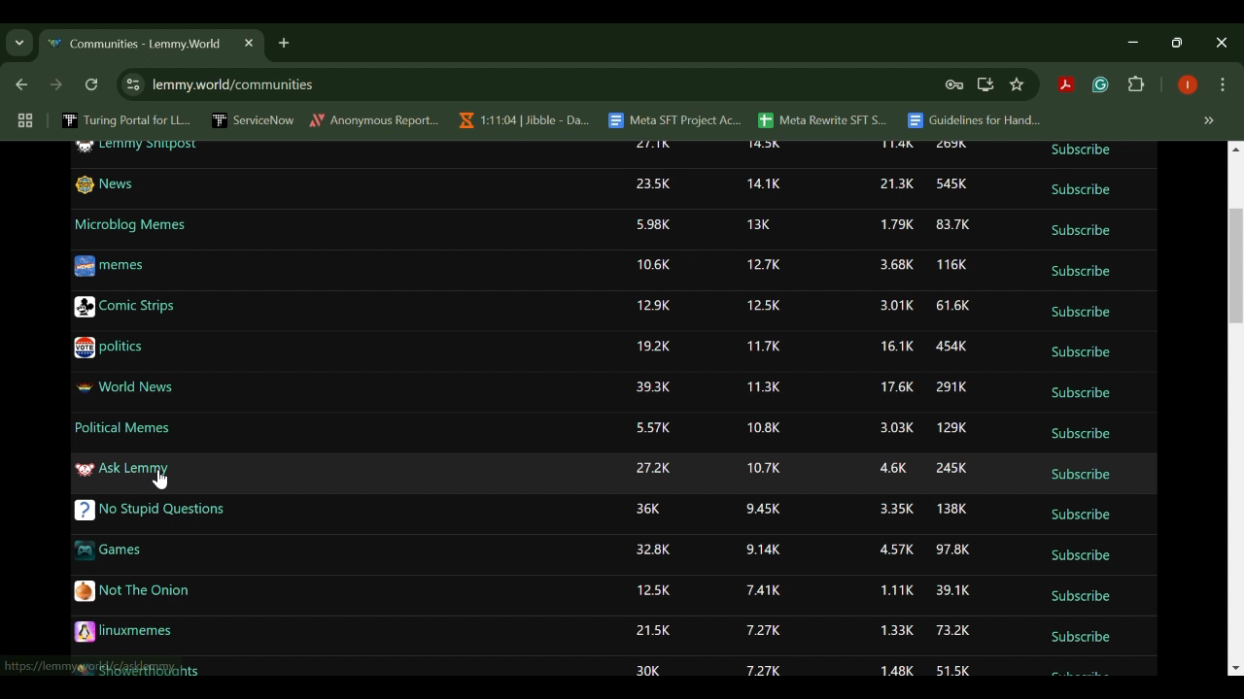 The width and height of the screenshot is (1244, 699). I want to click on Communities - Lemmy.World, so click(134, 45).